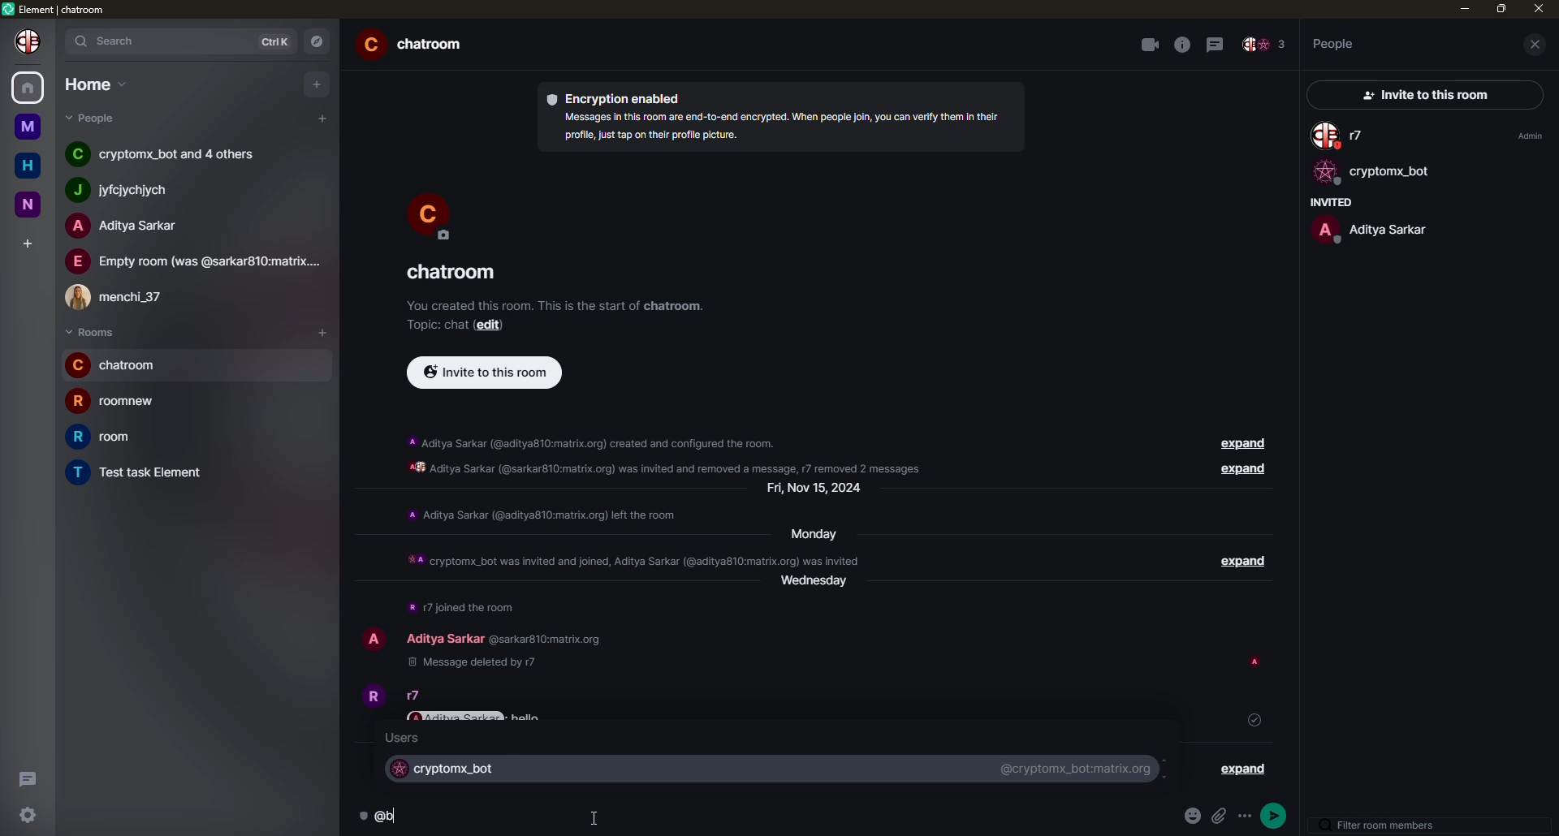 The image size is (1559, 836). I want to click on add, so click(29, 243).